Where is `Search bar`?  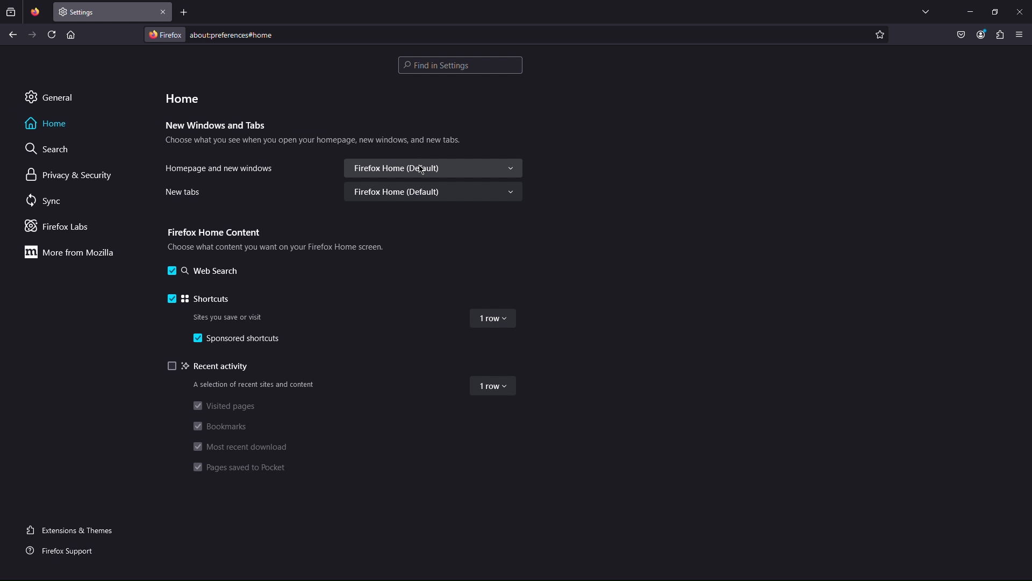
Search bar is located at coordinates (460, 65).